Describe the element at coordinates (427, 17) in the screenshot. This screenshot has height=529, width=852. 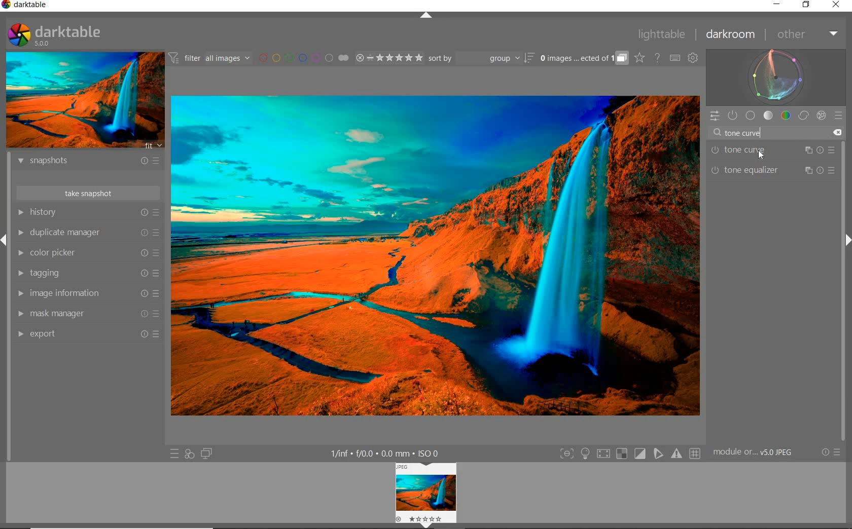
I see `EXPAND/COLLAPSE` at that location.